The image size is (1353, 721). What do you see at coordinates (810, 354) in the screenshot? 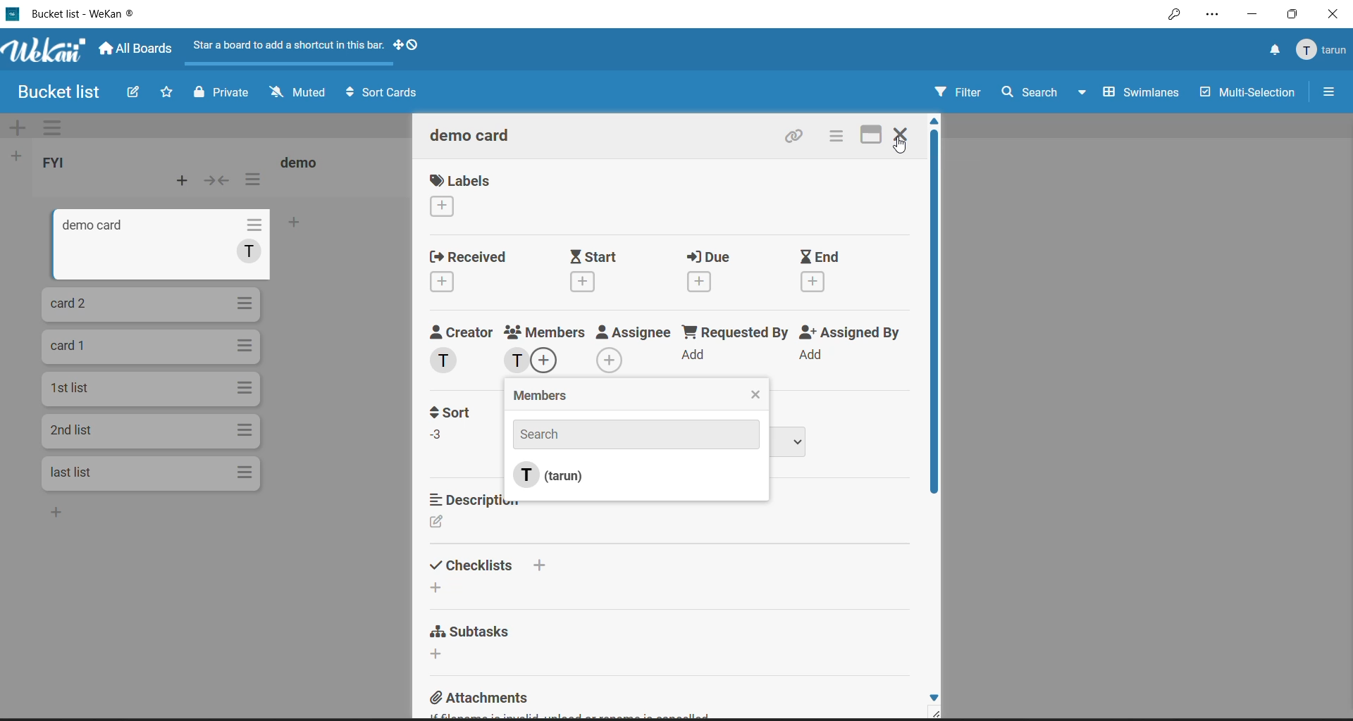
I see `add` at bounding box center [810, 354].